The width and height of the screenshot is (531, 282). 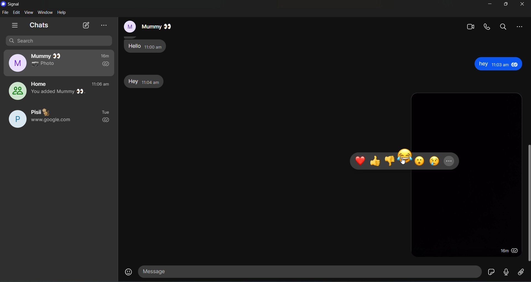 I want to click on title, so click(x=15, y=4).